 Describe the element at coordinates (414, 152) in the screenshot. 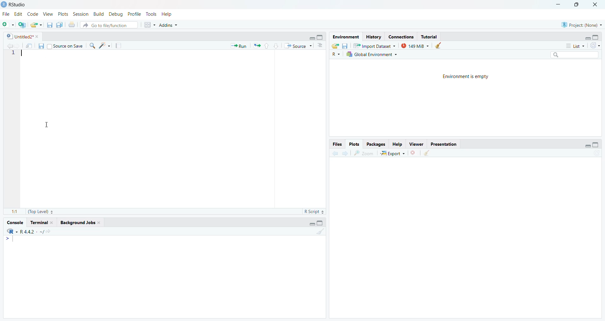

I see `Close` at that location.